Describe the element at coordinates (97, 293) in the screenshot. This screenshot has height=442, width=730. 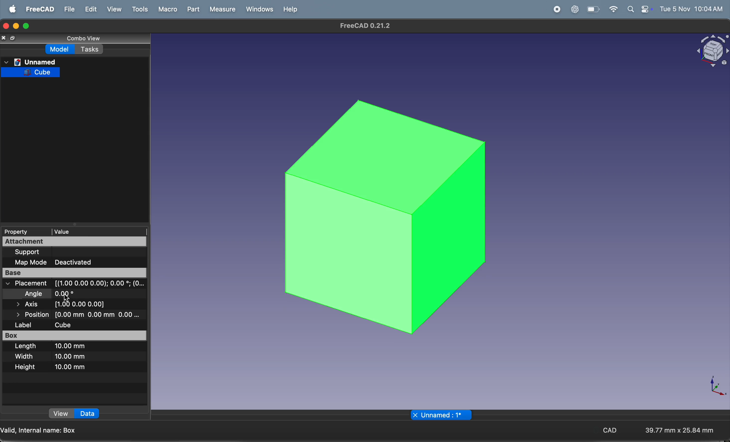
I see `degree` at that location.